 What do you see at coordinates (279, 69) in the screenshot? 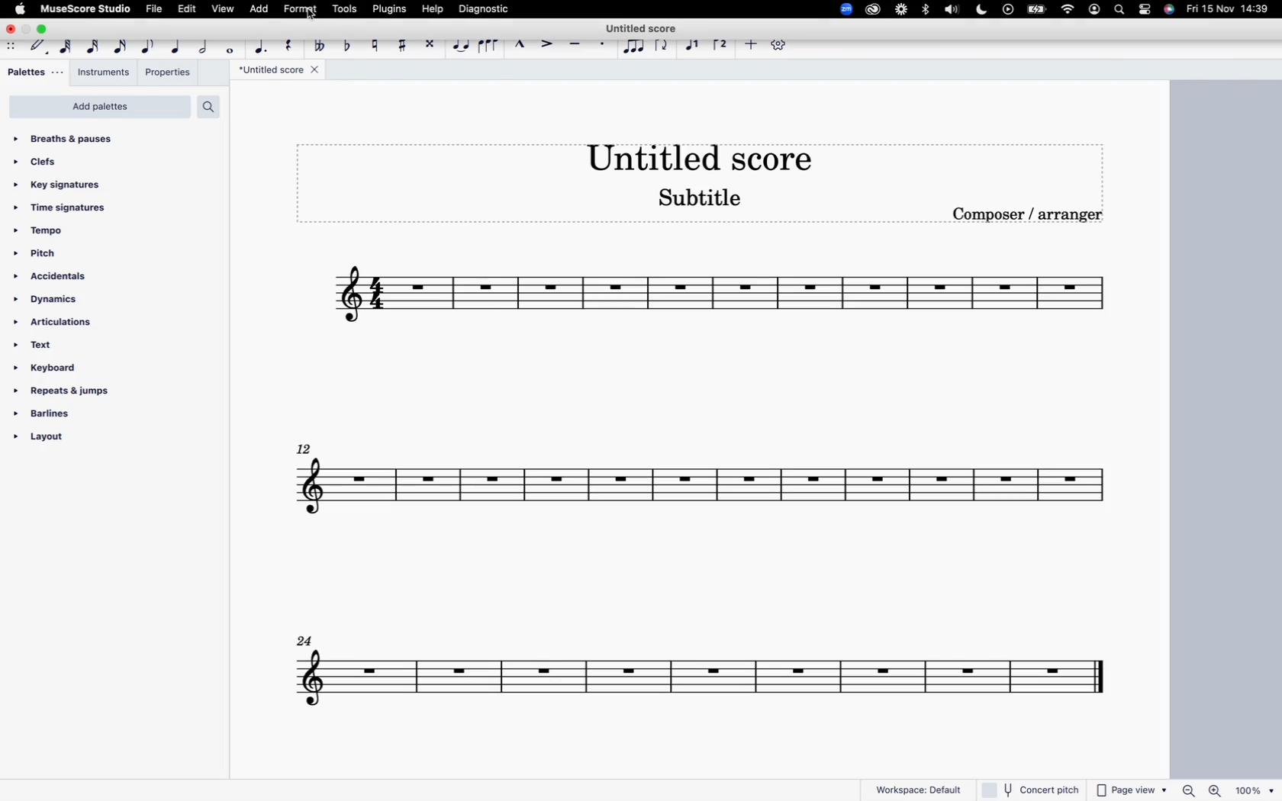
I see `score title` at bounding box center [279, 69].